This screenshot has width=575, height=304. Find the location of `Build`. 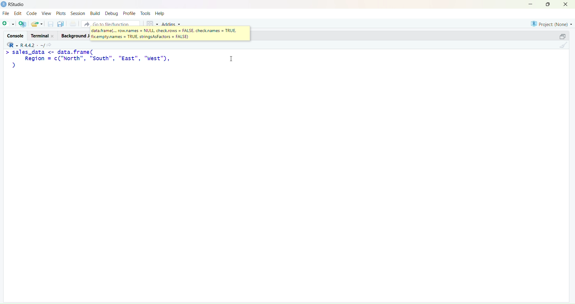

Build is located at coordinates (95, 13).